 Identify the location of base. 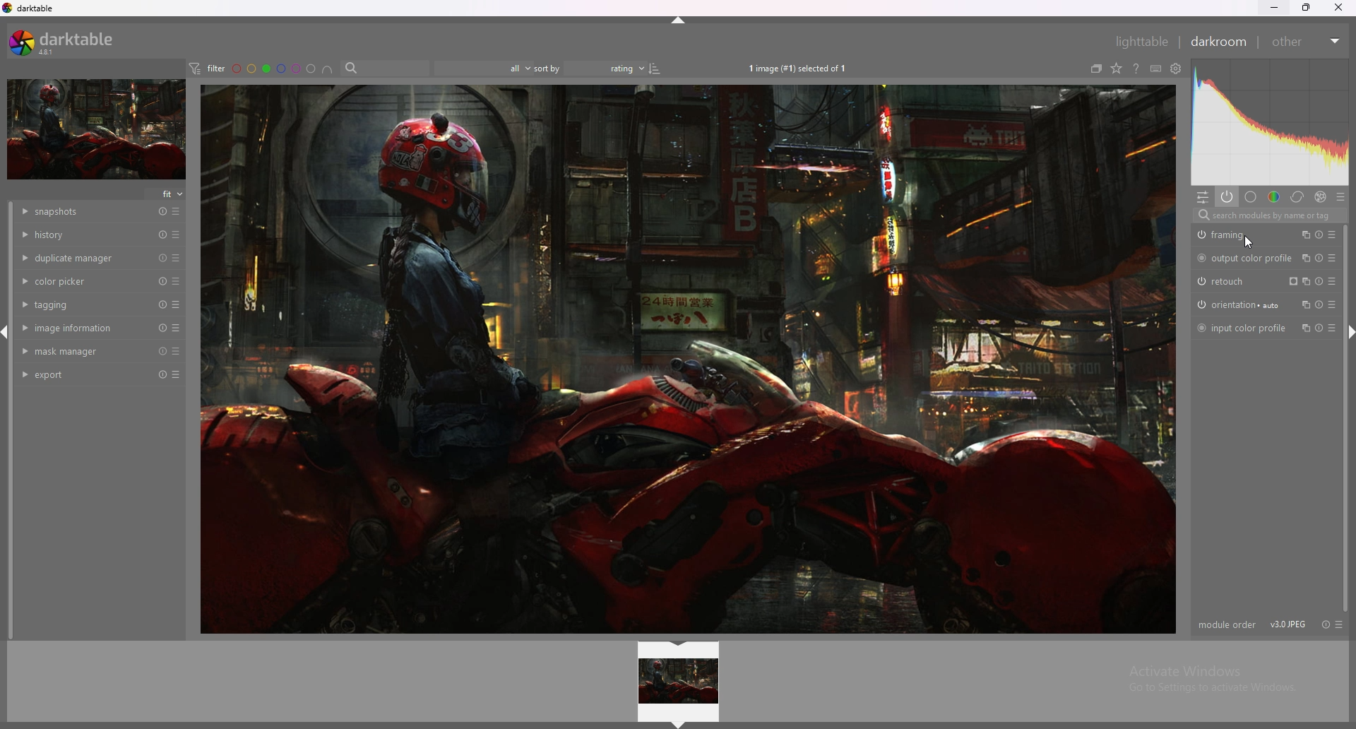
(1250, 196).